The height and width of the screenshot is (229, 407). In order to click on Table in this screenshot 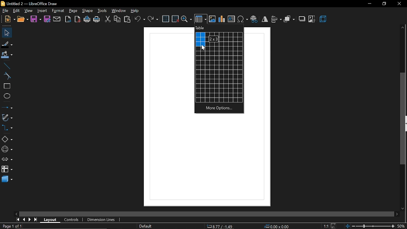, I will do `click(219, 67)`.